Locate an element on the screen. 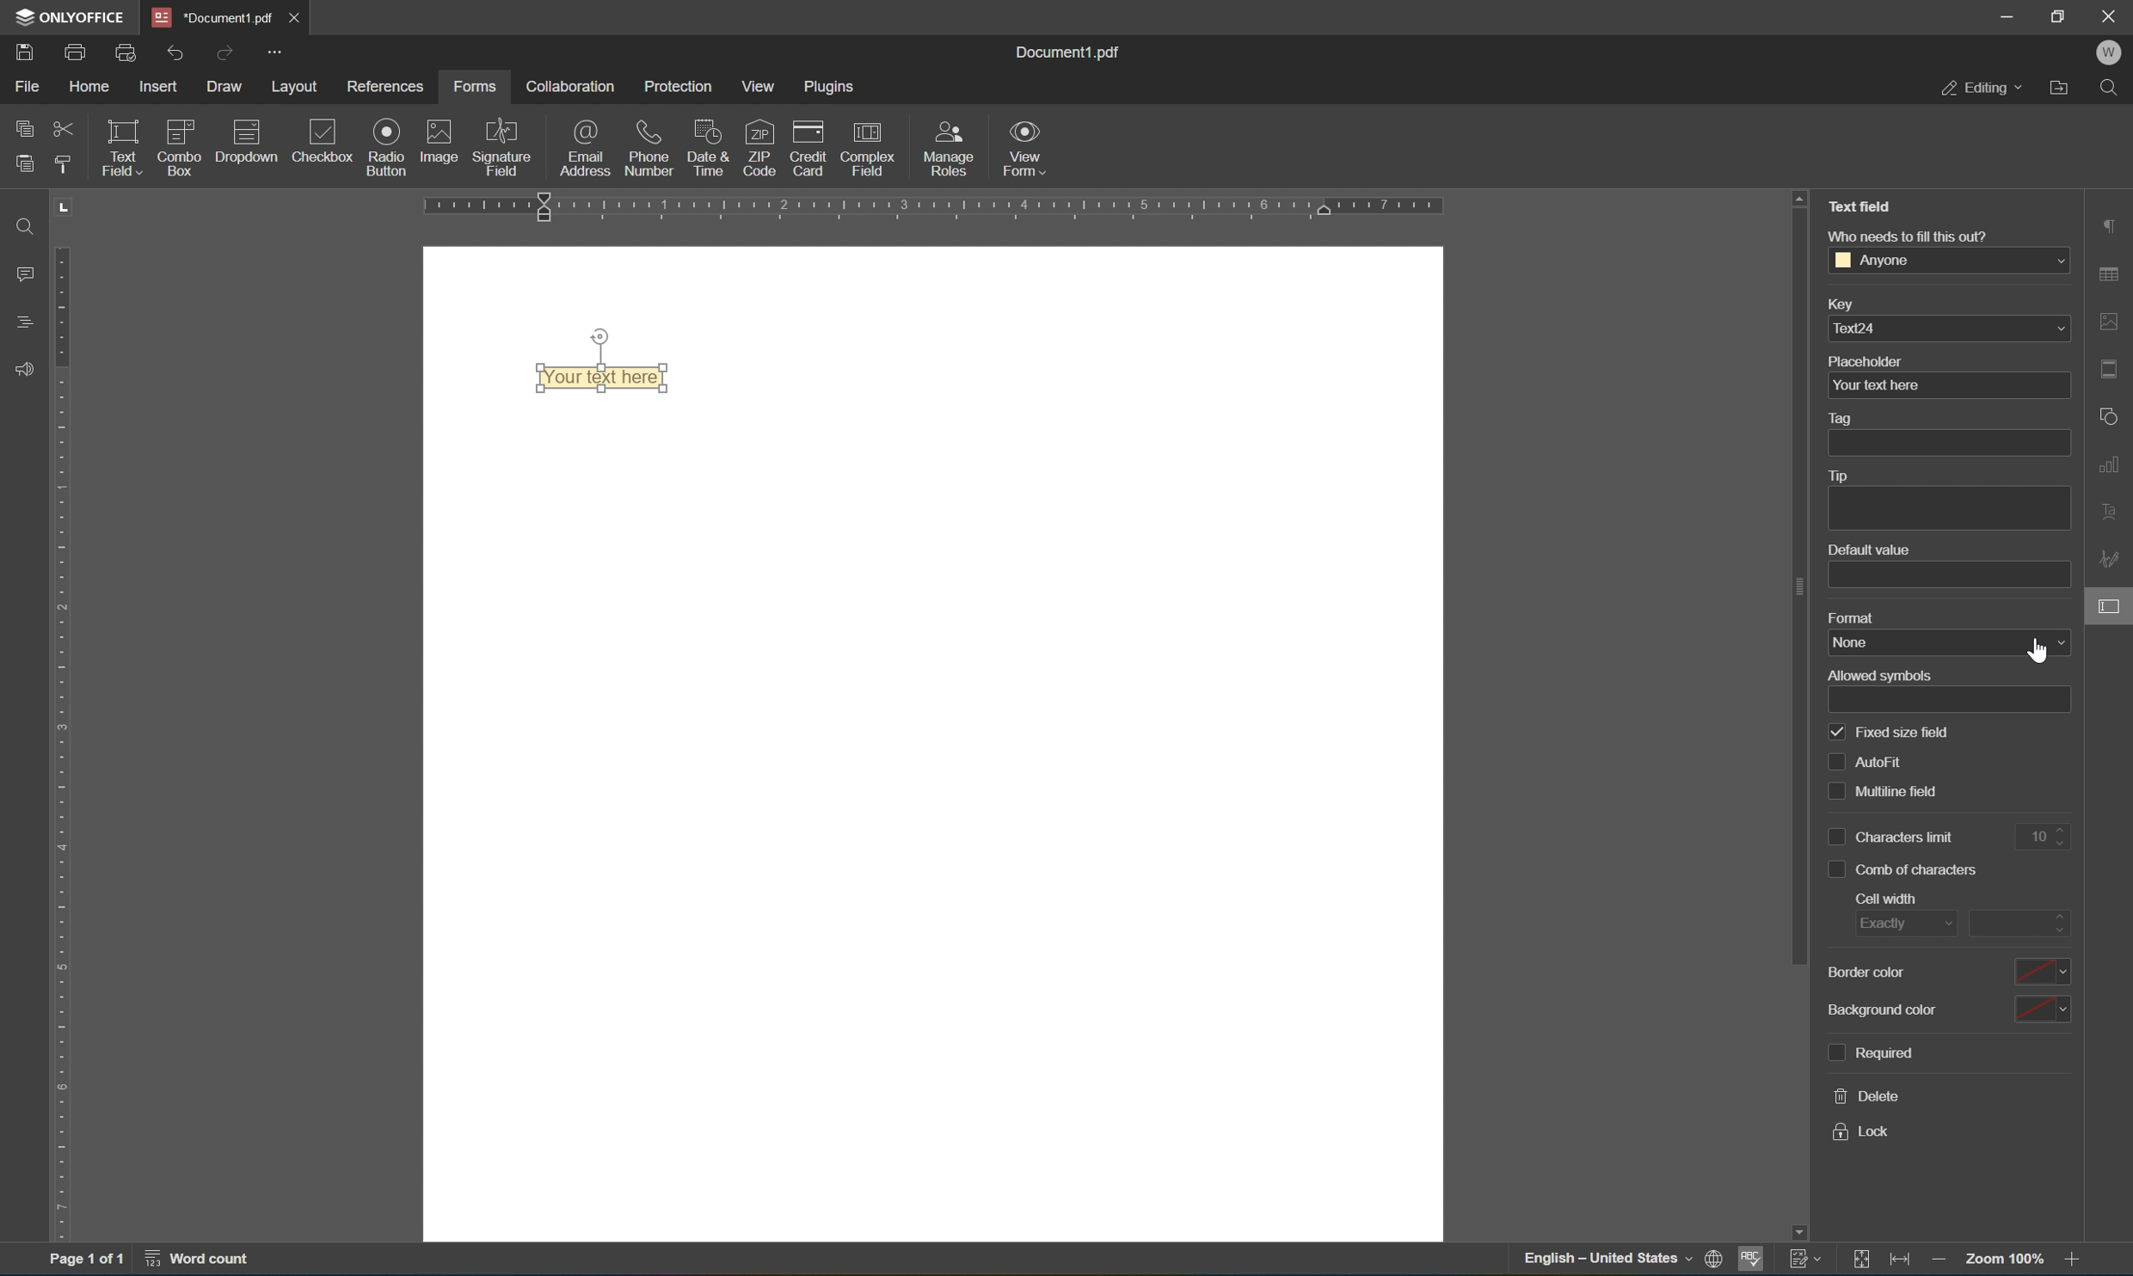 The width and height of the screenshot is (2133, 1276). quick print is located at coordinates (128, 52).